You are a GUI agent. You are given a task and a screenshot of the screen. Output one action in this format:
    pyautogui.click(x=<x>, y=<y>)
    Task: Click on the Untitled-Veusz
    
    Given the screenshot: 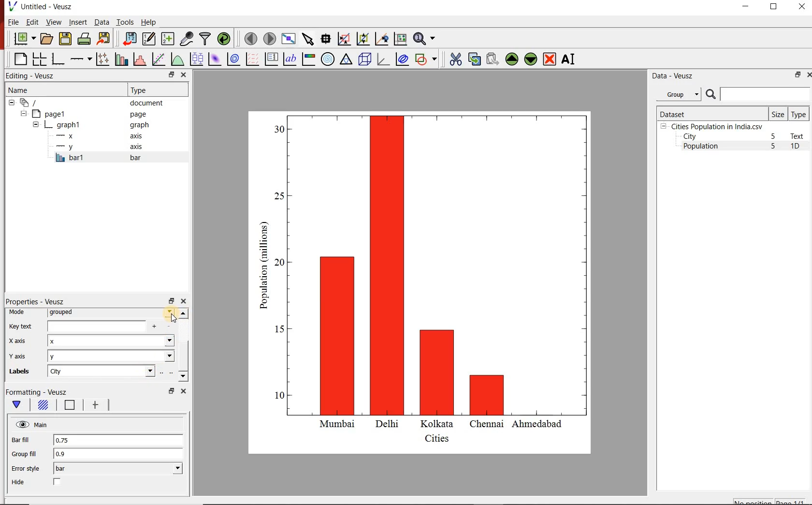 What is the action you would take?
    pyautogui.click(x=41, y=7)
    